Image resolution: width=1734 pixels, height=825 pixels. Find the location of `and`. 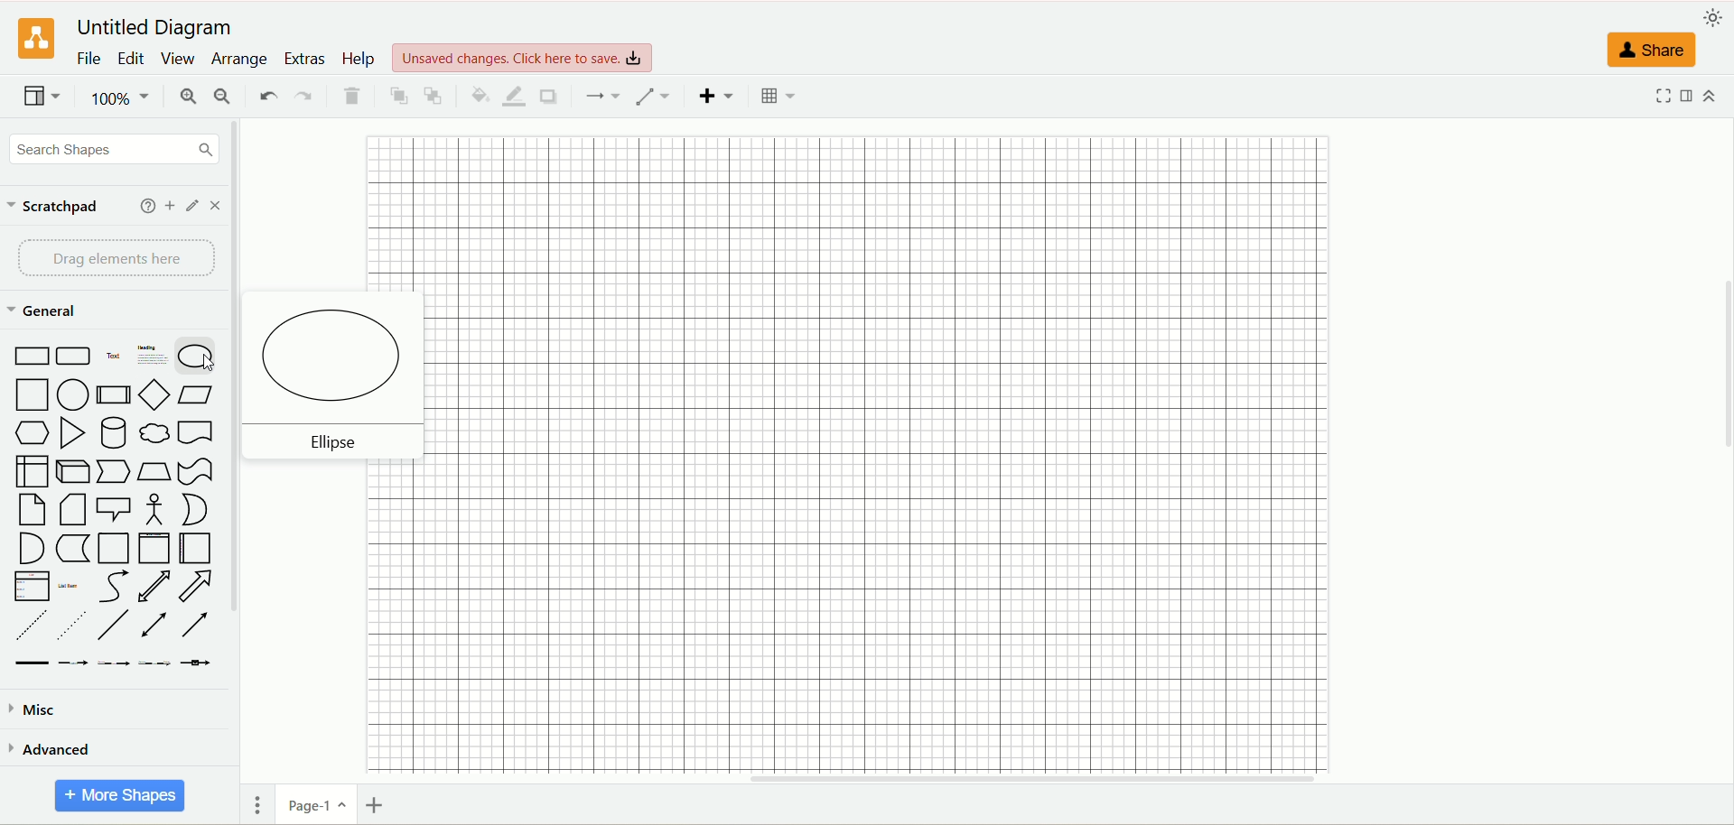

and is located at coordinates (29, 548).